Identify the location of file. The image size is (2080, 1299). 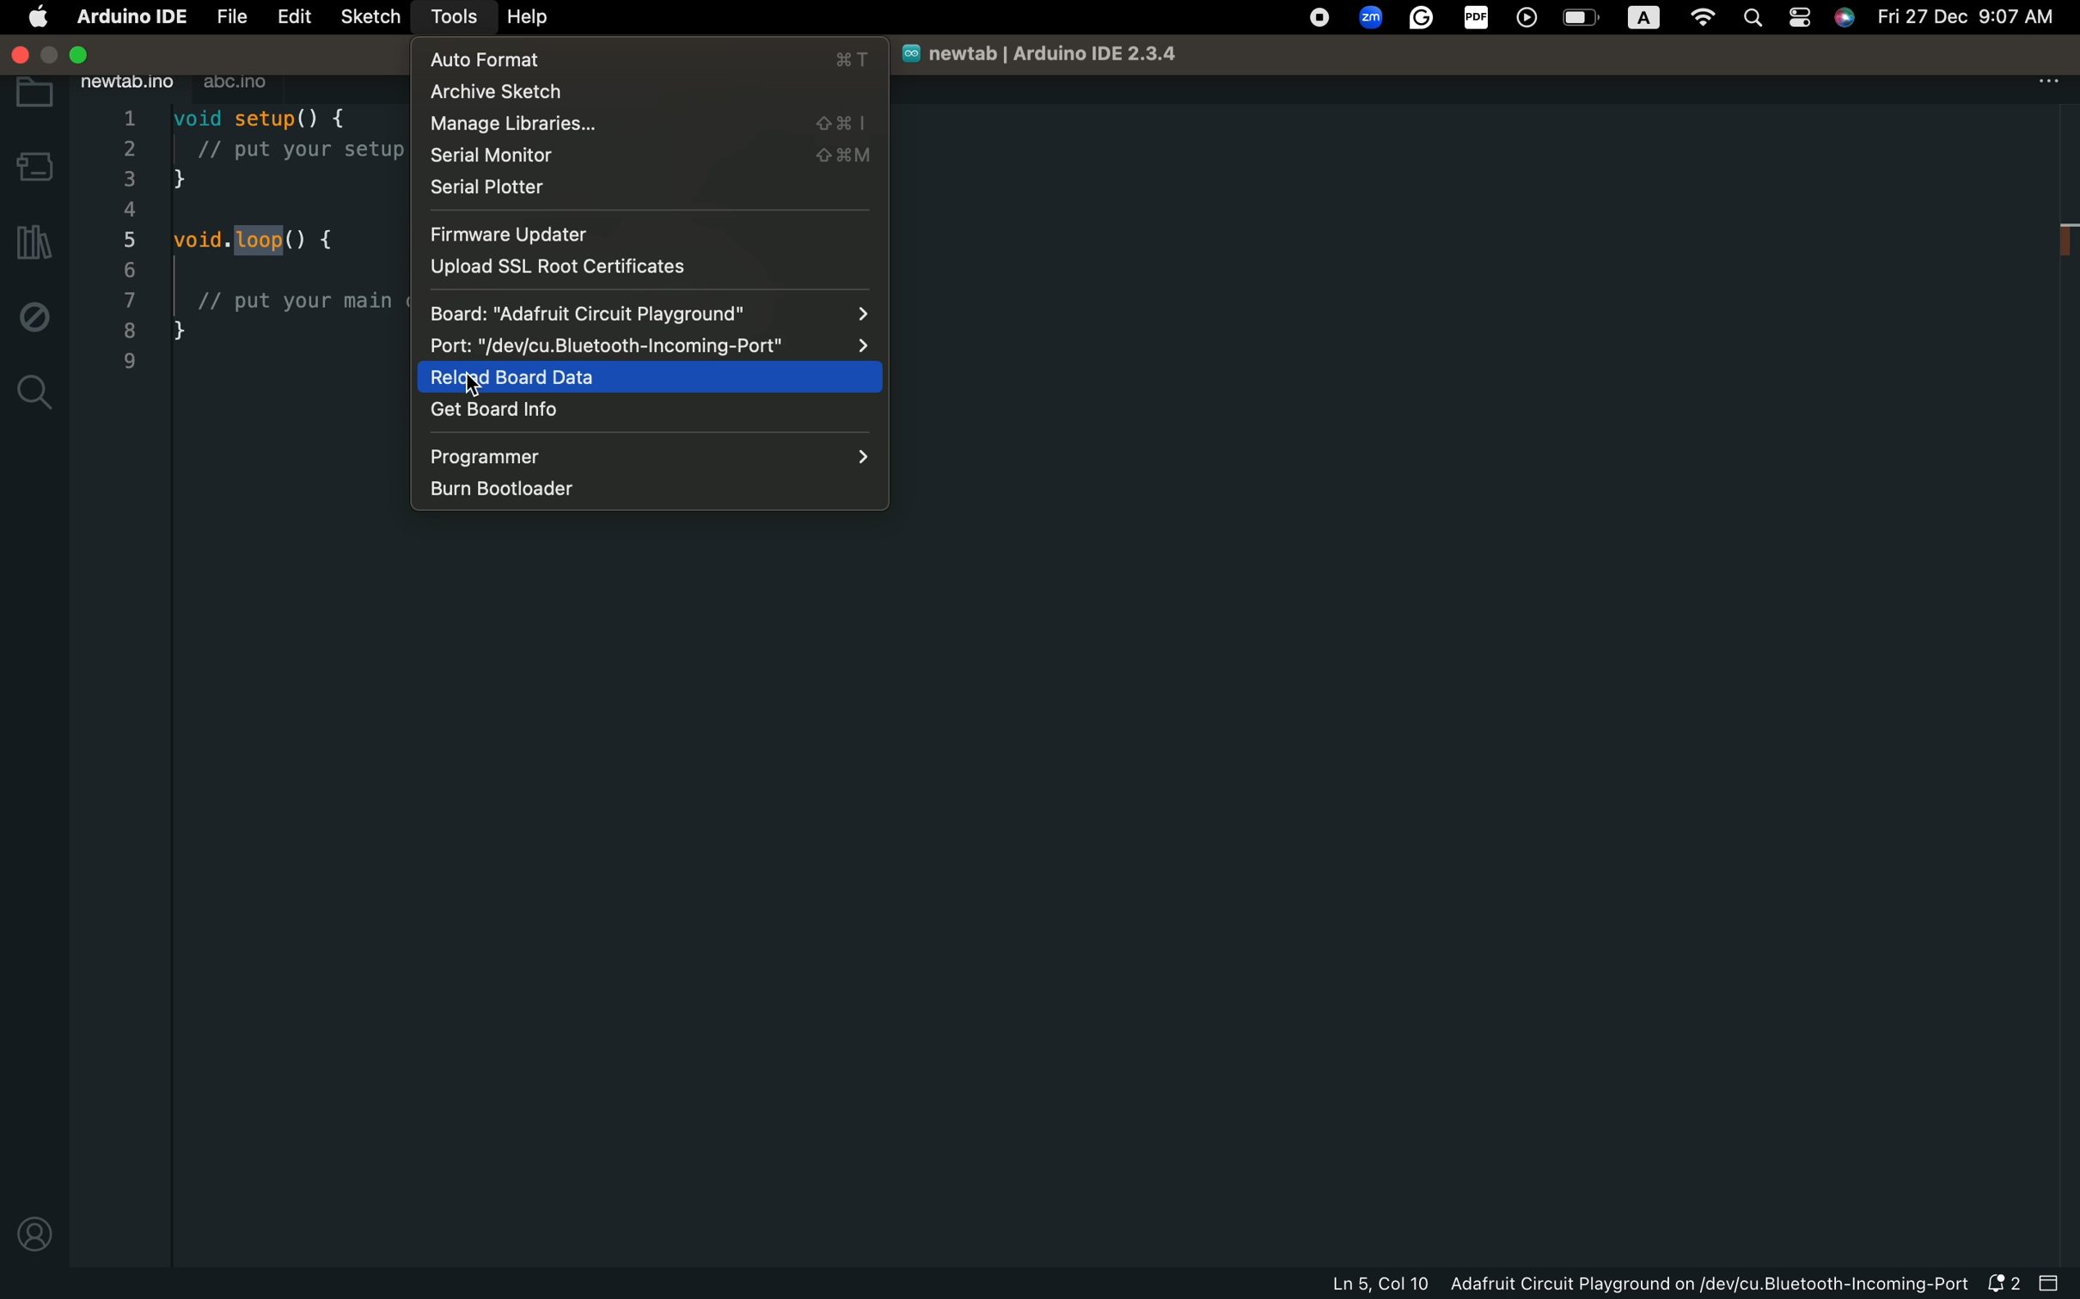
(229, 16).